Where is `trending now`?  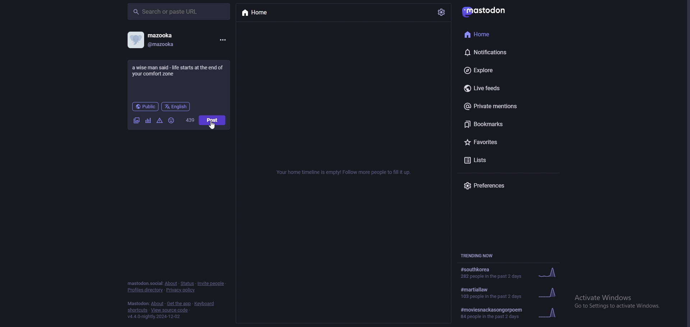 trending now is located at coordinates (482, 255).